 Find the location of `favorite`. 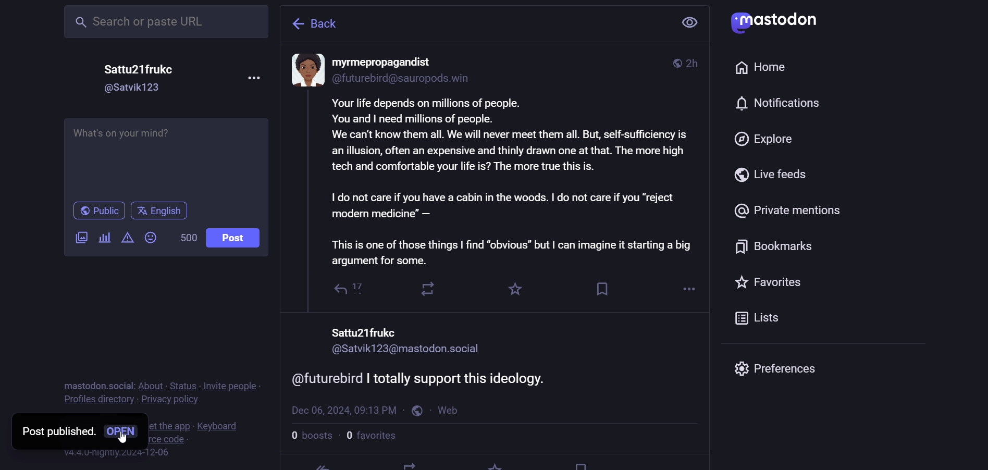

favorite is located at coordinates (495, 463).